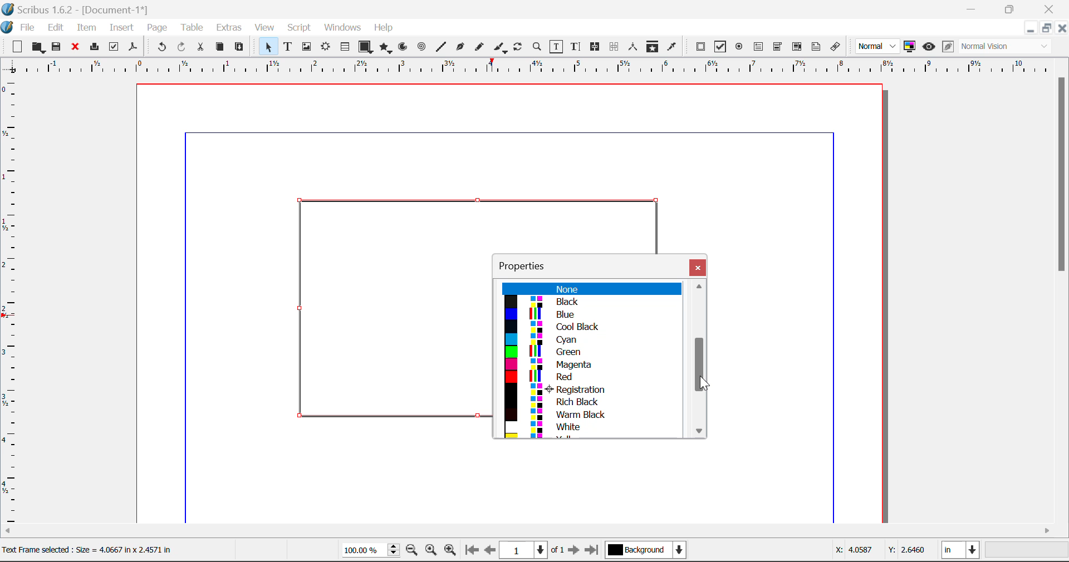 Image resolution: width=1069 pixels, height=562 pixels. Describe the element at coordinates (646, 551) in the screenshot. I see `Background` at that location.